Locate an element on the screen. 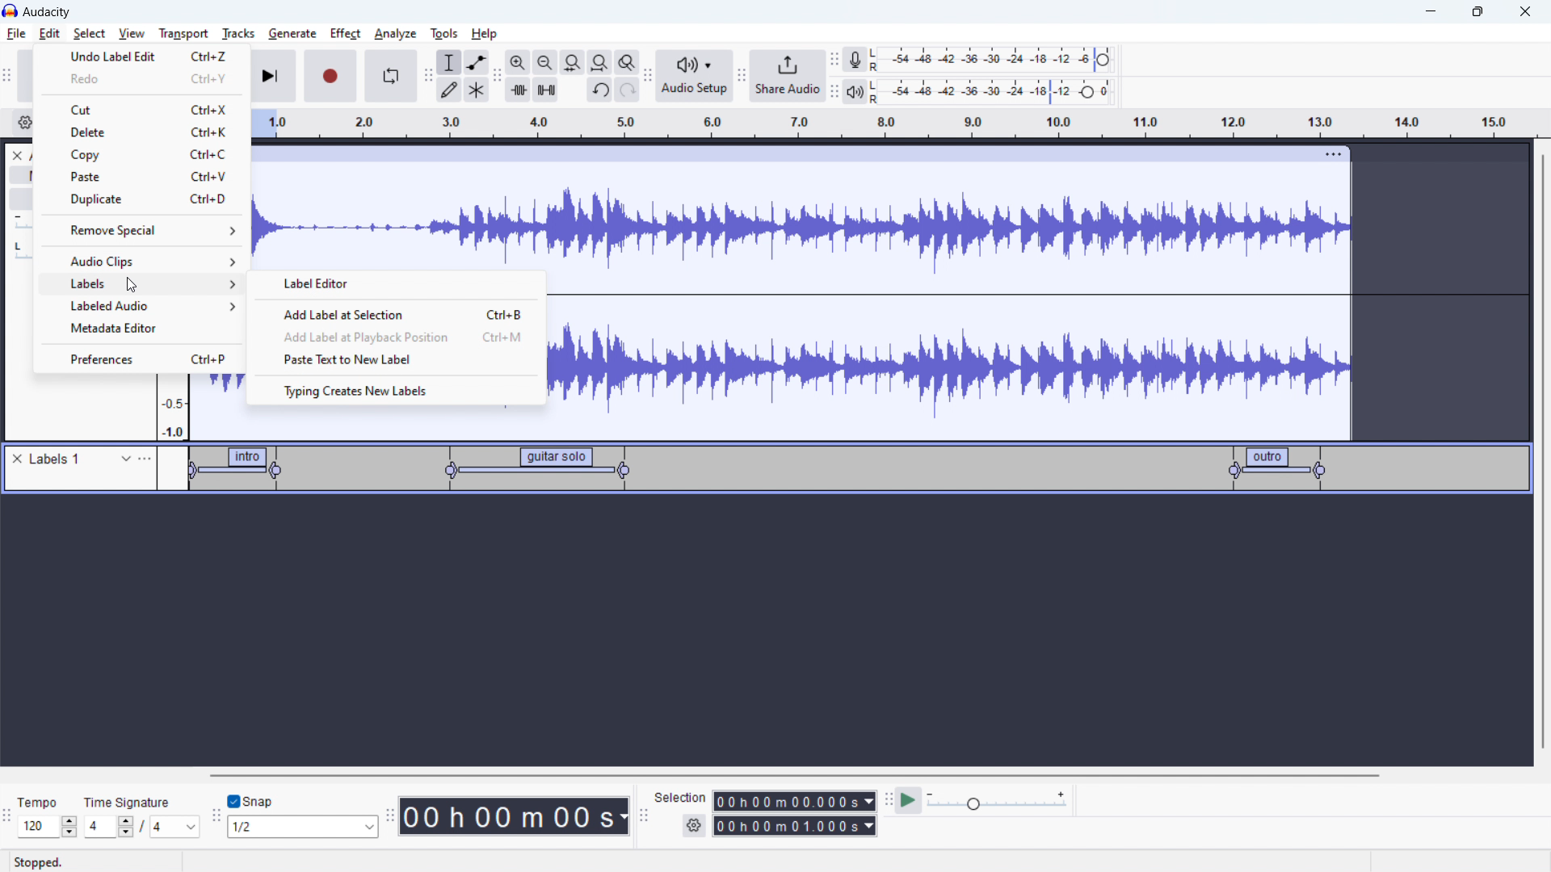 The height and width of the screenshot is (872, 1551). undo label edit is located at coordinates (142, 55).